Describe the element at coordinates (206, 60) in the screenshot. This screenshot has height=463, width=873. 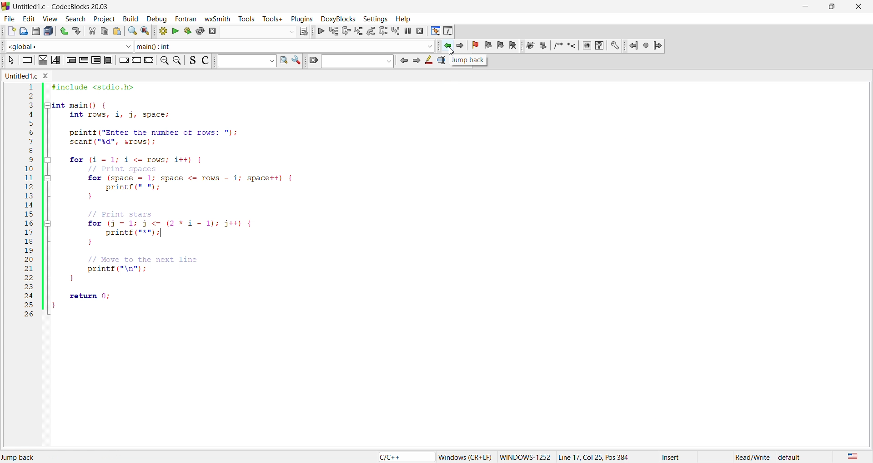
I see `icon` at that location.